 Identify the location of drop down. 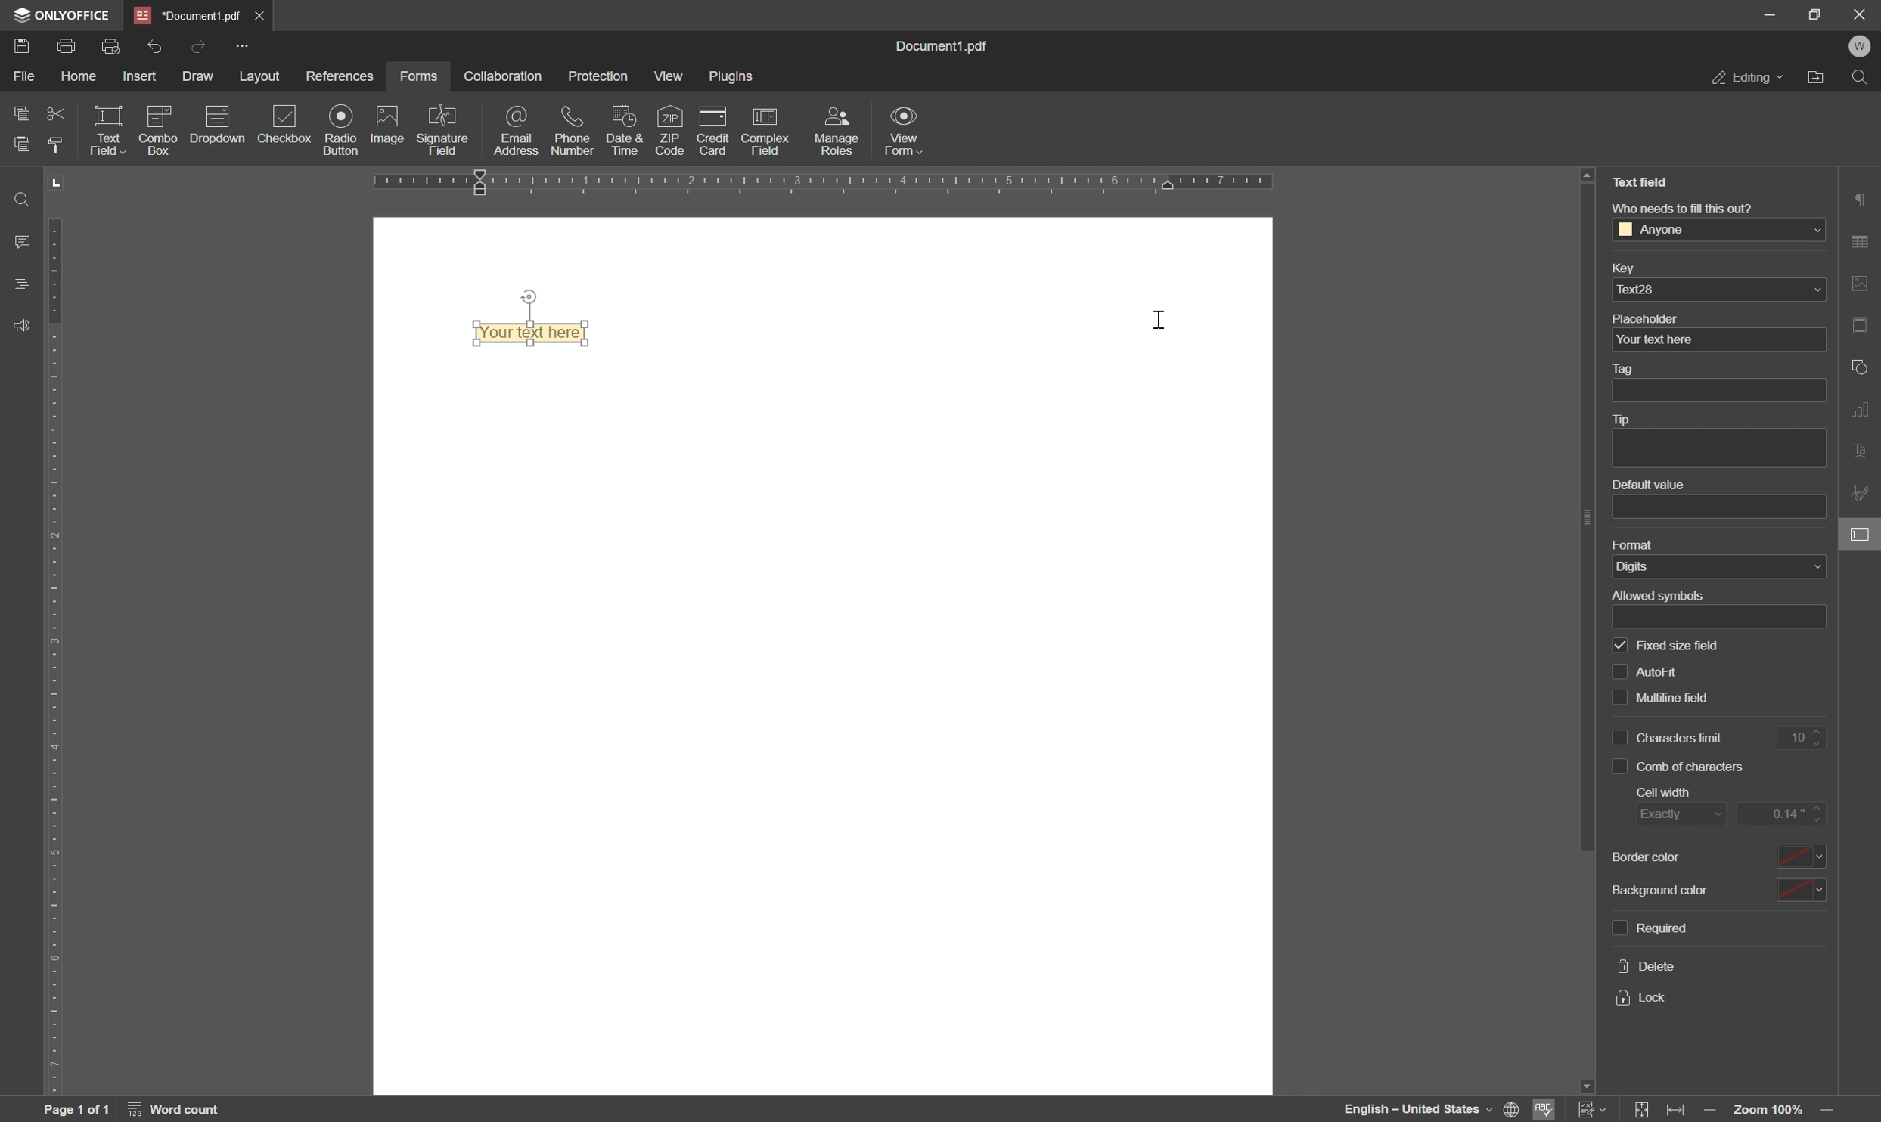
(1802, 858).